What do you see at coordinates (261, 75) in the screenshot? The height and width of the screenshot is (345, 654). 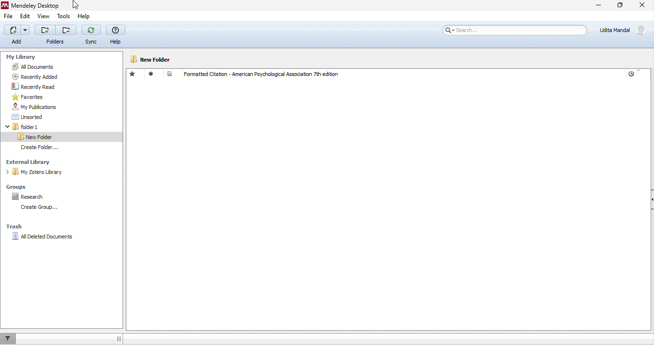 I see `Formatted Citation - American Psychological Association 7th edition` at bounding box center [261, 75].